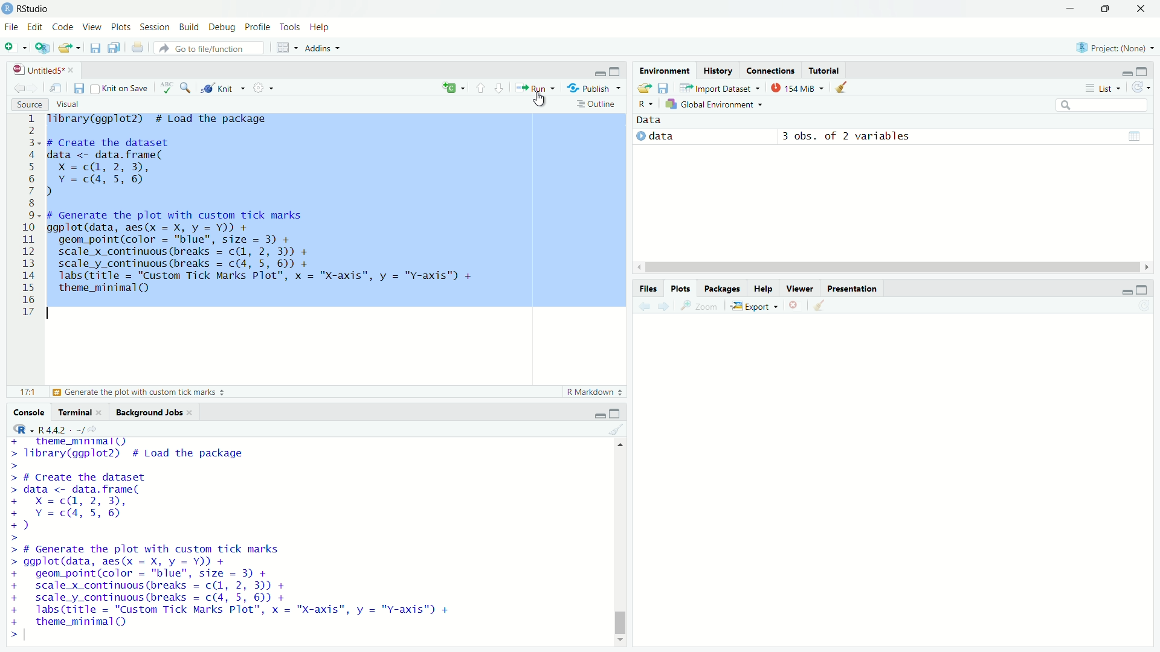 The width and height of the screenshot is (1160, 652). Describe the element at coordinates (173, 120) in the screenshot. I see `library to load the package` at that location.